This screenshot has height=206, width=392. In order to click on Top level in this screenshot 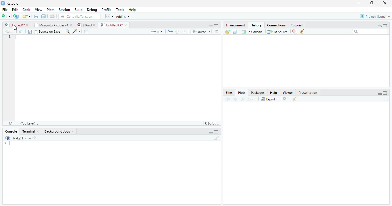, I will do `click(29, 123)`.